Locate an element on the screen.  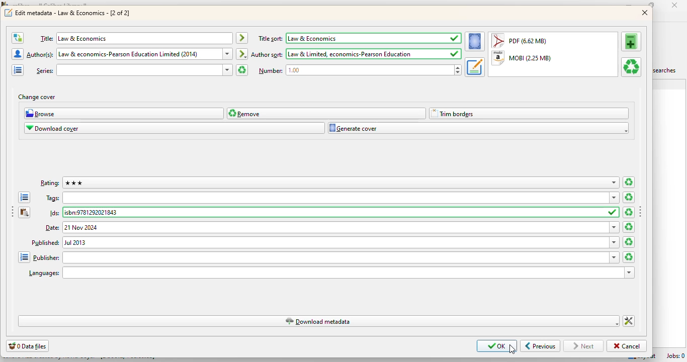
Ids:  is located at coordinates (333, 212).